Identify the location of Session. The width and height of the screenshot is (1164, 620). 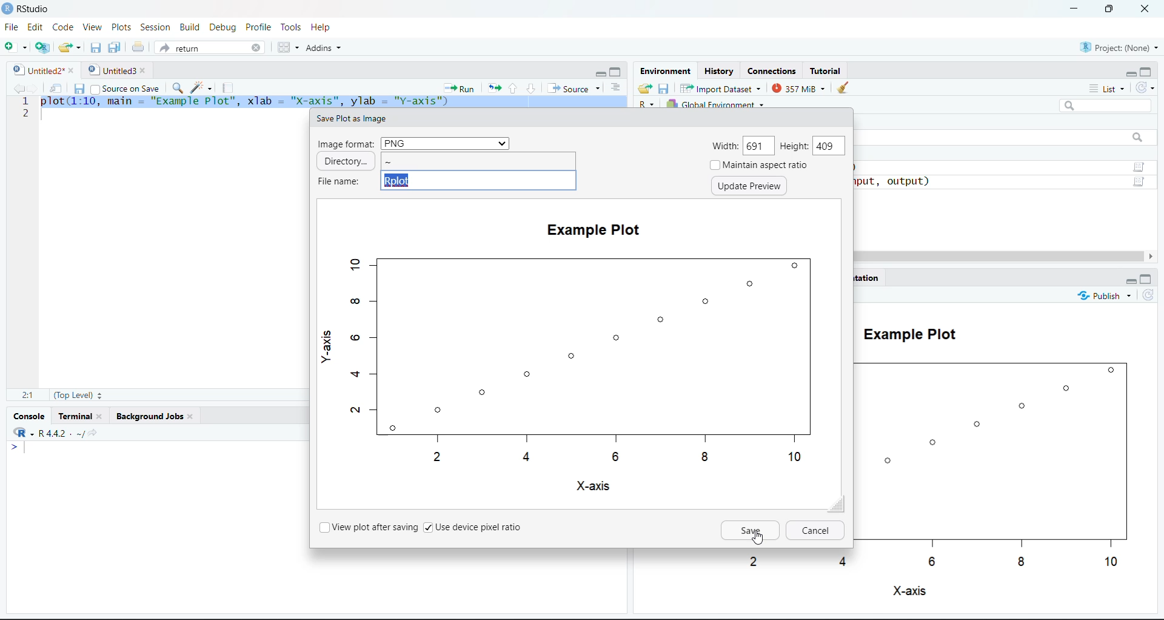
(156, 26).